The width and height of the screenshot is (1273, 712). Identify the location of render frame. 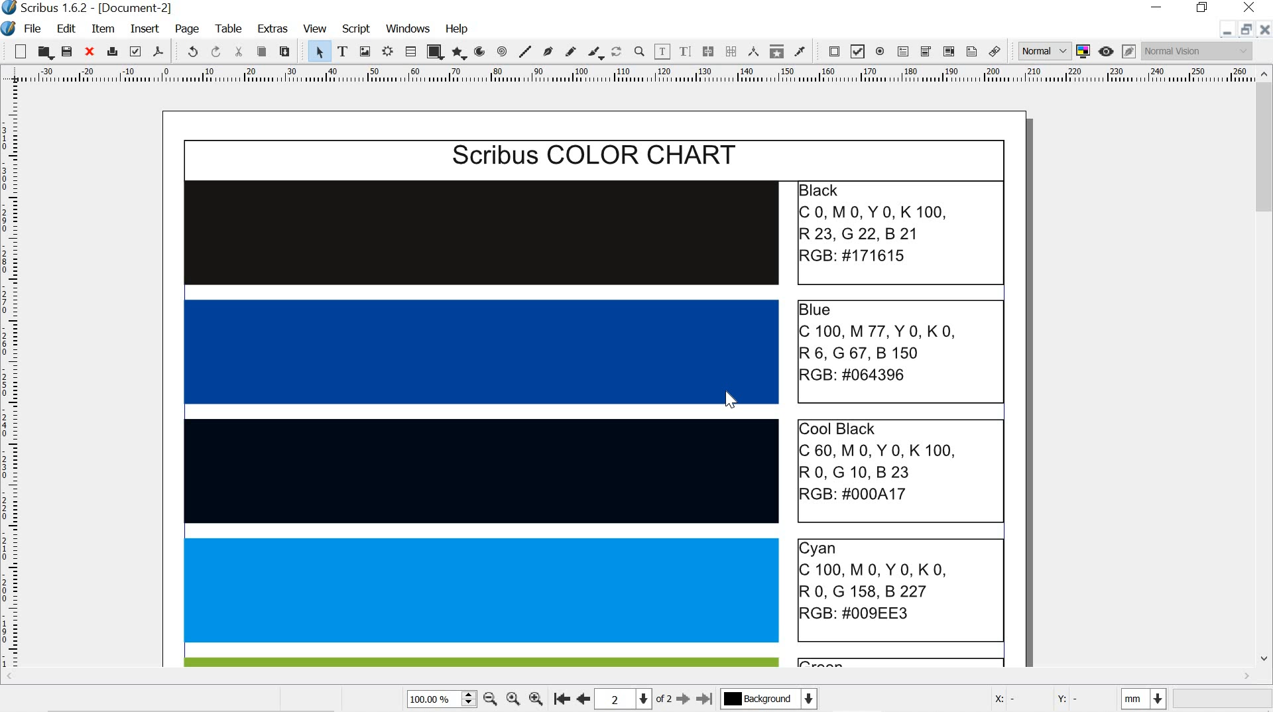
(389, 51).